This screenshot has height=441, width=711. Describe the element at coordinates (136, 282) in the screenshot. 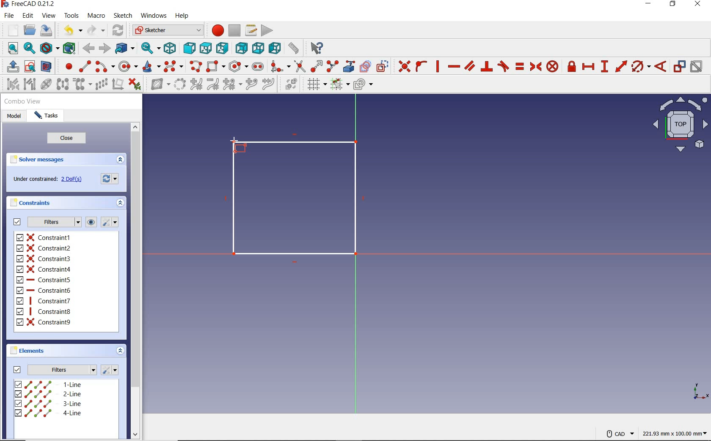

I see `scrollbar` at that location.